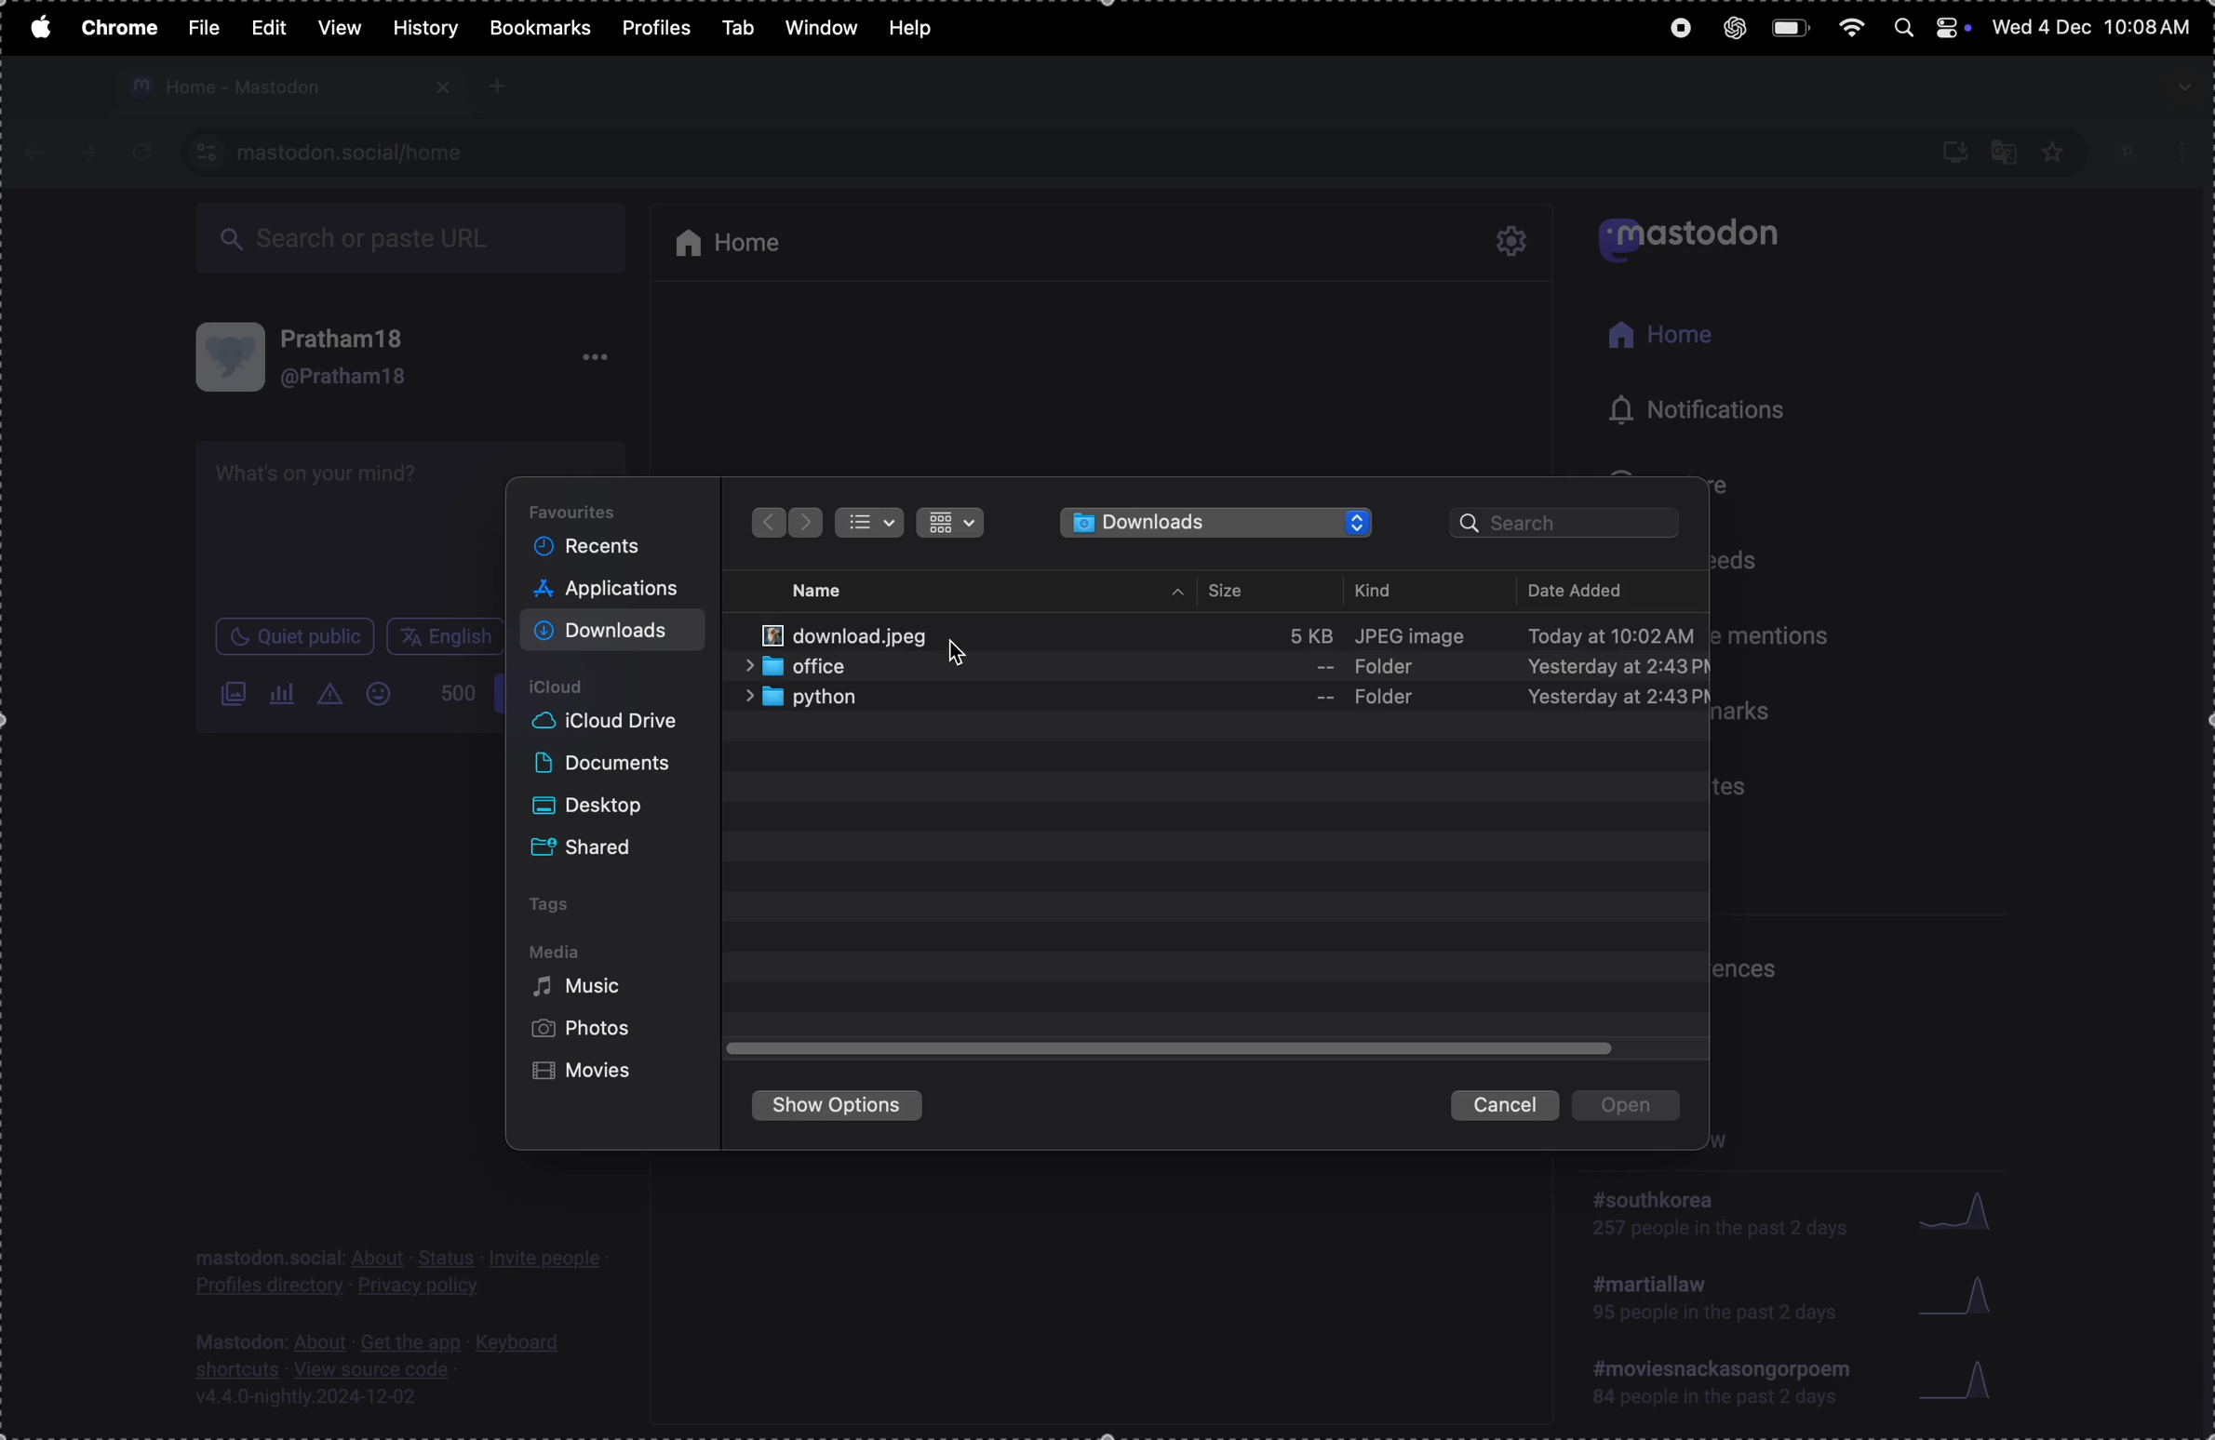  Describe the element at coordinates (584, 1030) in the screenshot. I see `photos` at that location.